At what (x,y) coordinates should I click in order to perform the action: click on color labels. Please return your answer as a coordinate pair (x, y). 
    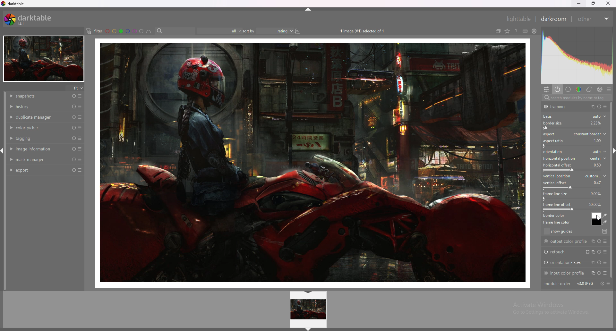
    Looking at the image, I should click on (125, 31).